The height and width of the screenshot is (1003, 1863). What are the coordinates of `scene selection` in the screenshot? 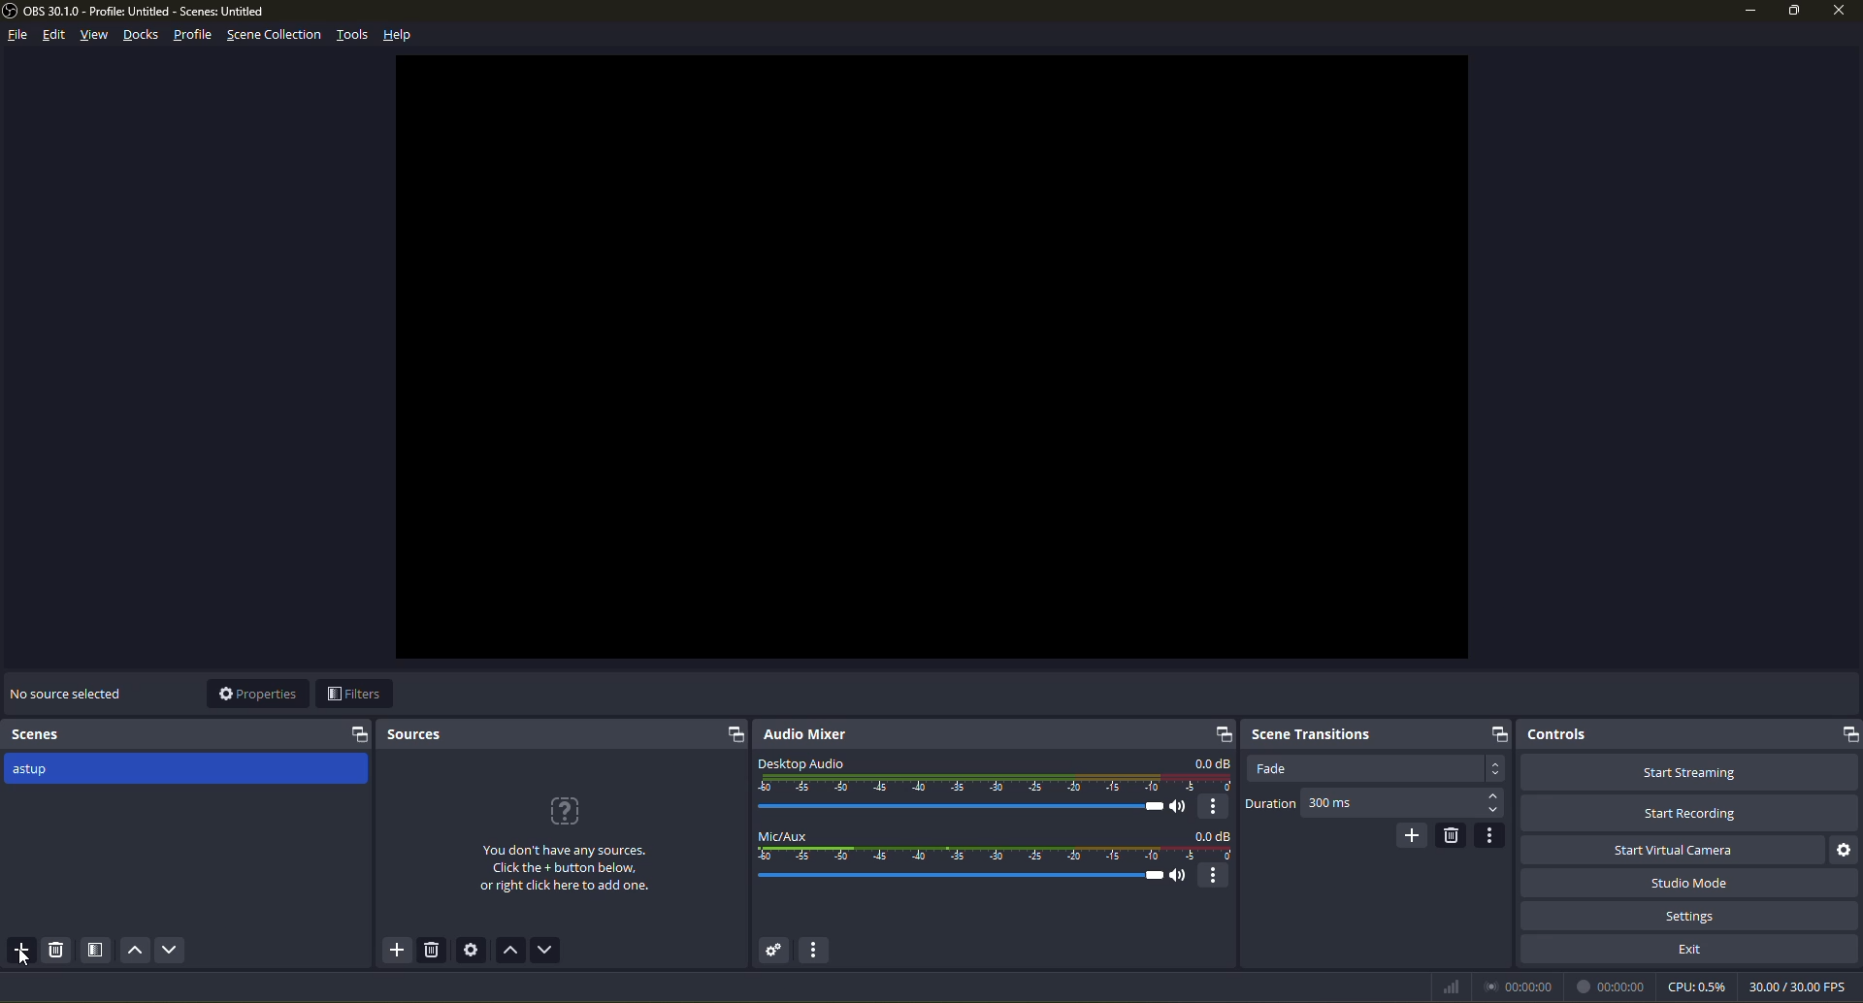 It's located at (278, 36).